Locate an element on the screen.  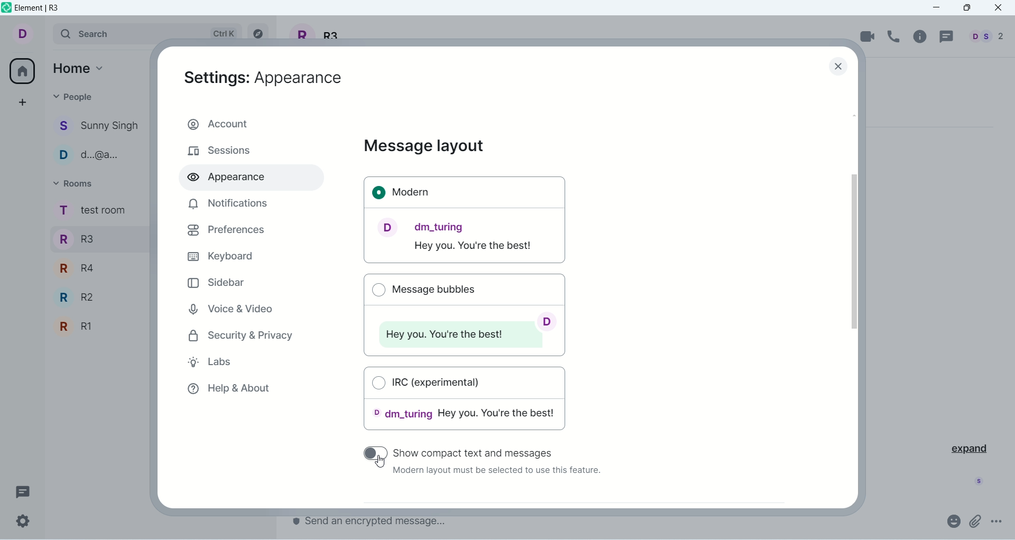
account is located at coordinates (251, 123).